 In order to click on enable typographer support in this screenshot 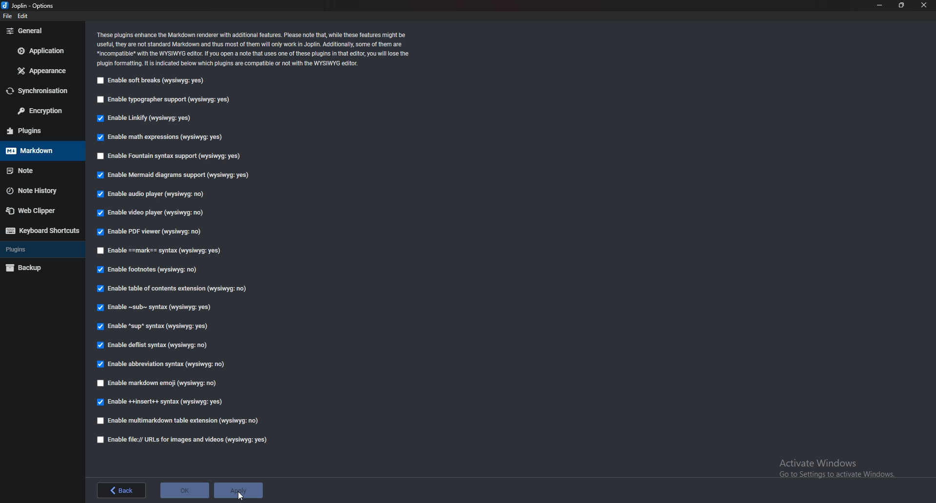, I will do `click(166, 99)`.